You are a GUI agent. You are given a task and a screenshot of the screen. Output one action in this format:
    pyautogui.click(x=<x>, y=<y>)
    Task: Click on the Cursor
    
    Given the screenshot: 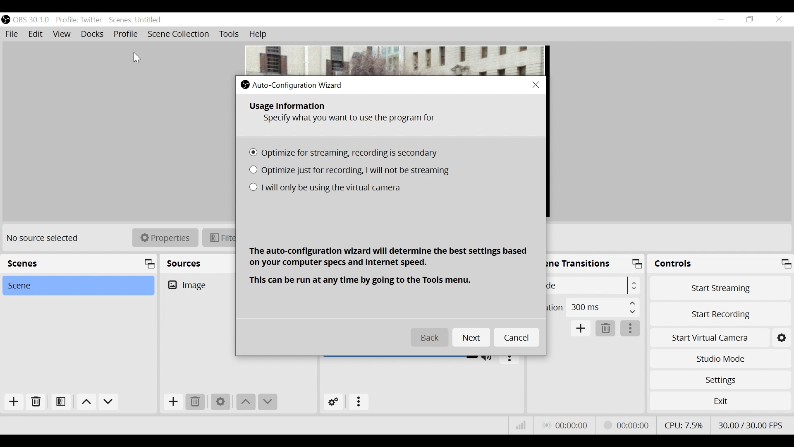 What is the action you would take?
    pyautogui.click(x=135, y=56)
    